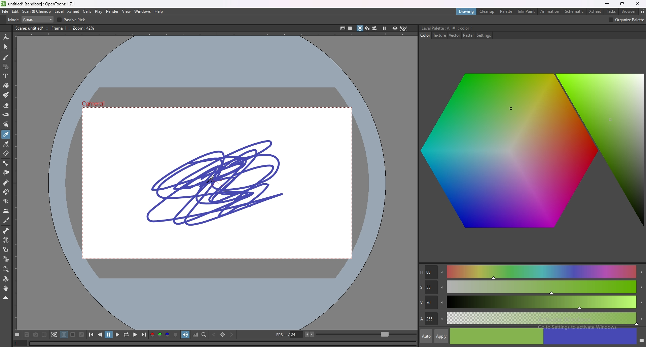 This screenshot has height=347, width=646. I want to click on cells, so click(87, 11).